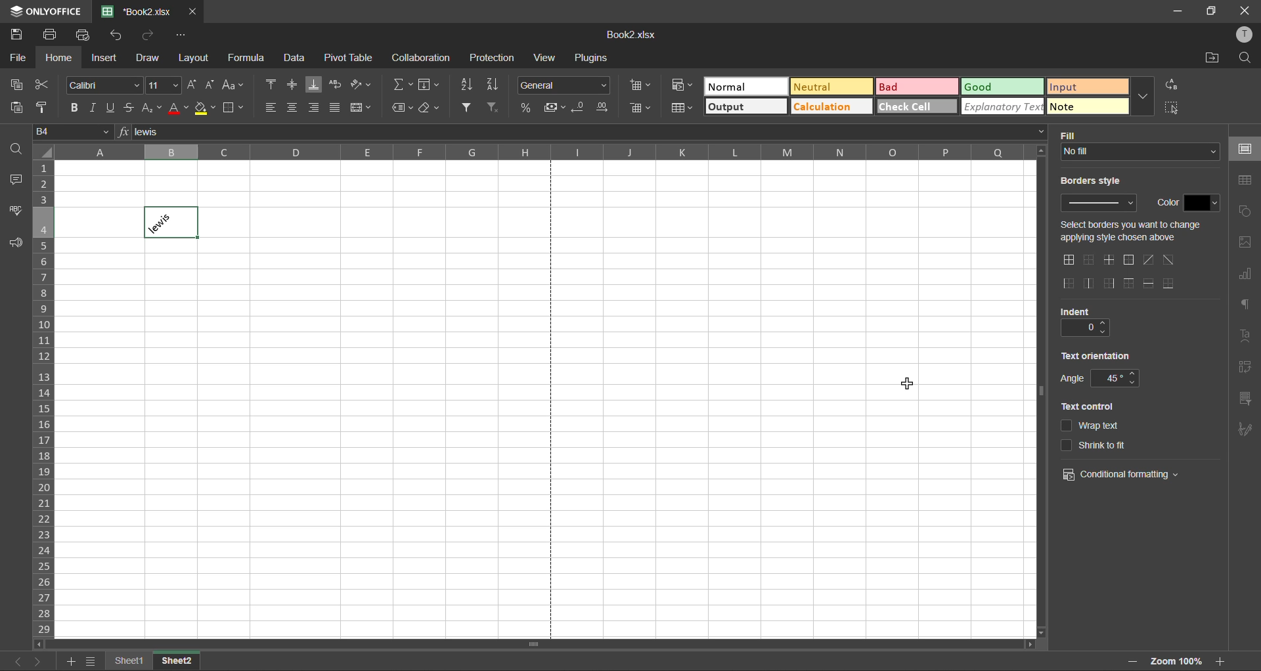 Image resolution: width=1261 pixels, height=671 pixels. Describe the element at coordinates (403, 106) in the screenshot. I see `named ranges` at that location.